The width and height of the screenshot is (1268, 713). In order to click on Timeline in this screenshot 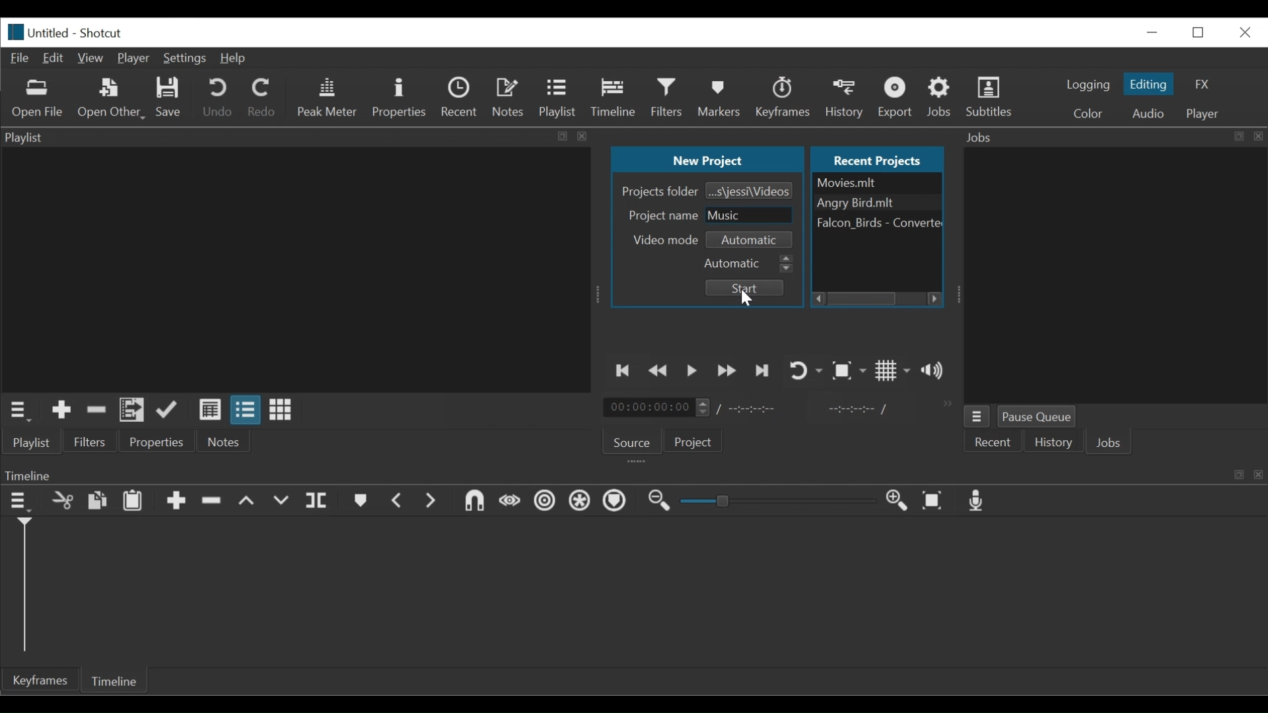, I will do `click(632, 473)`.